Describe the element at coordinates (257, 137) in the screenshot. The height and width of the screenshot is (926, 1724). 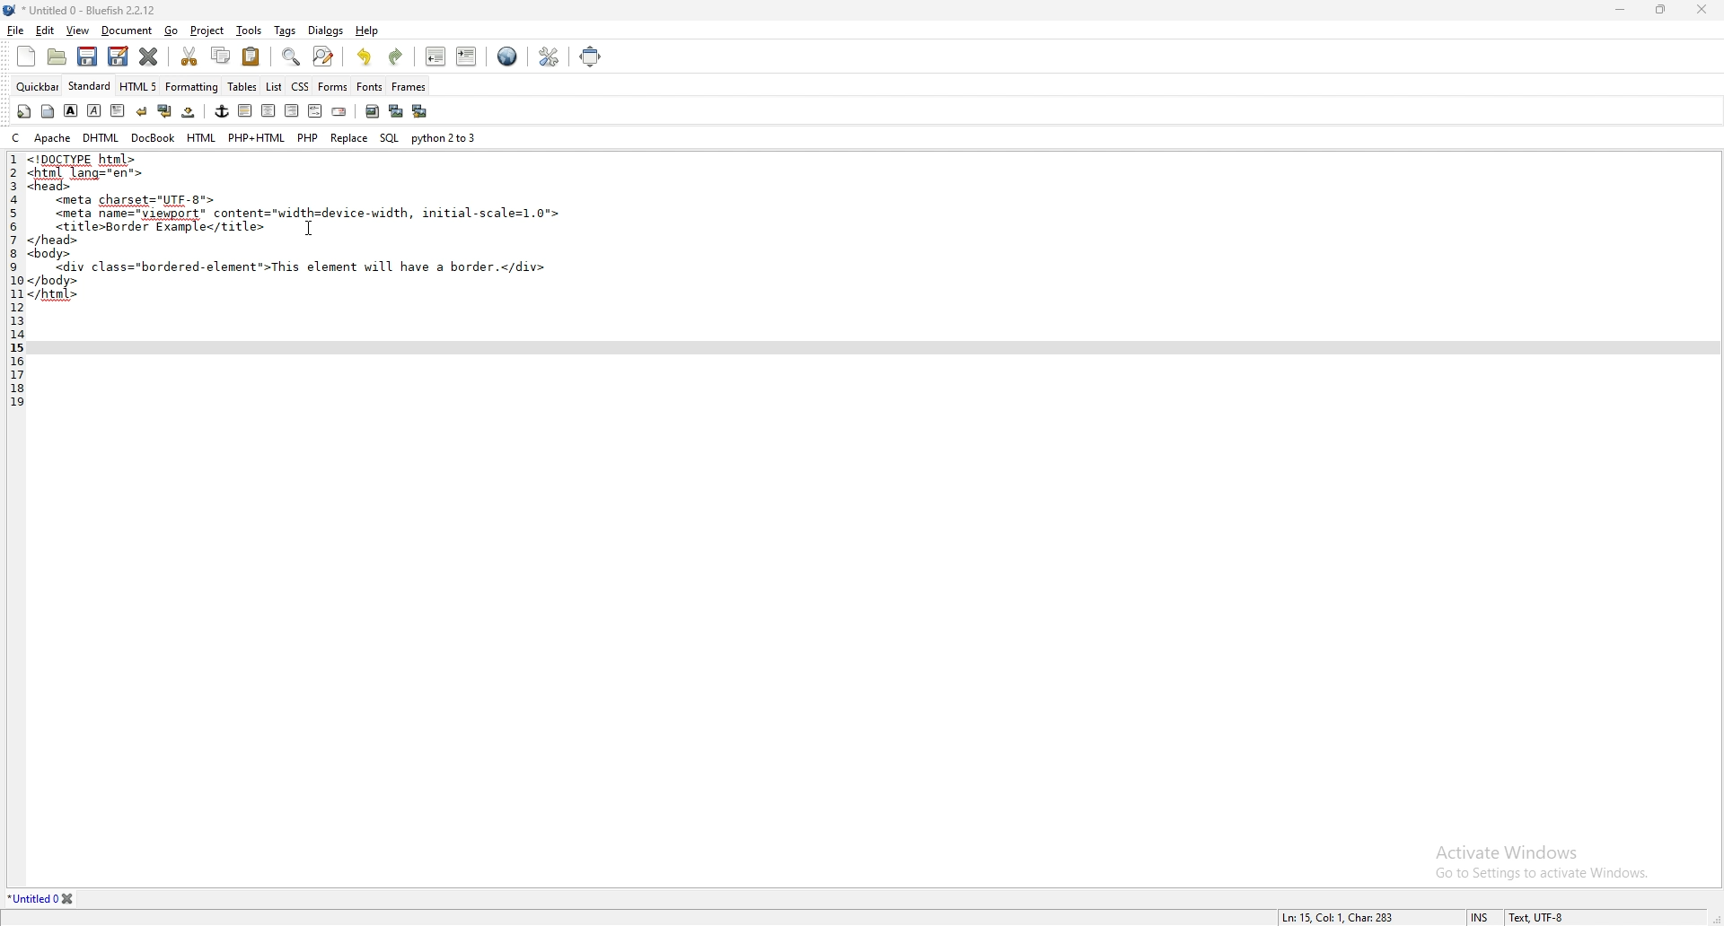
I see `php+html` at that location.